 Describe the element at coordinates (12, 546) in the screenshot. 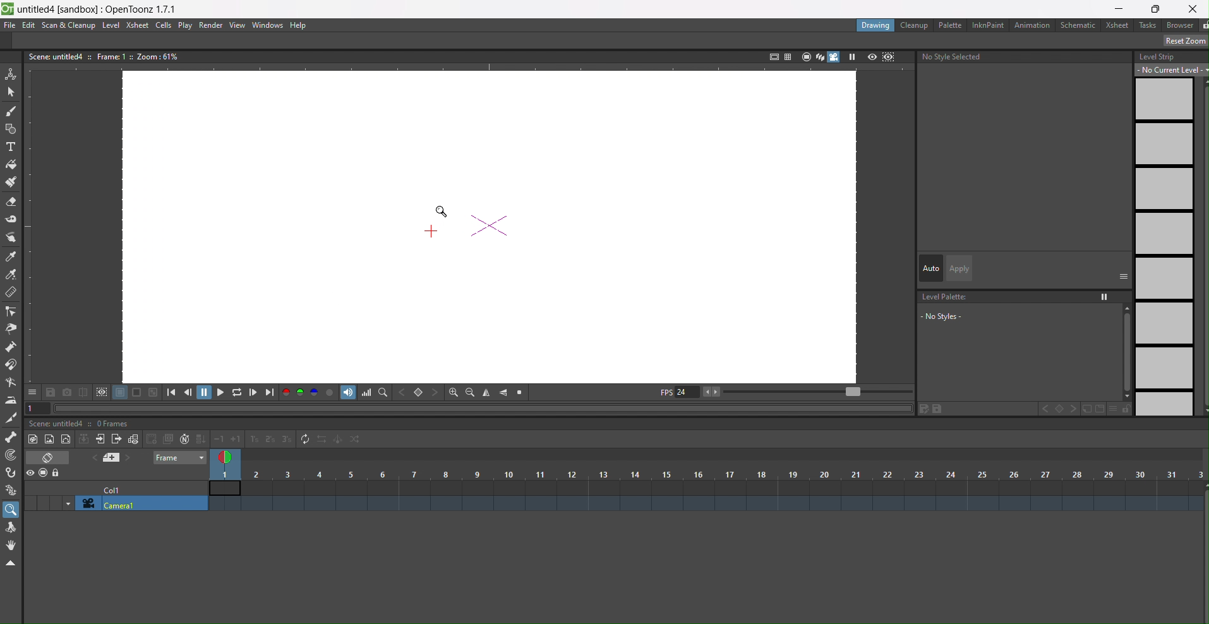

I see `` at that location.